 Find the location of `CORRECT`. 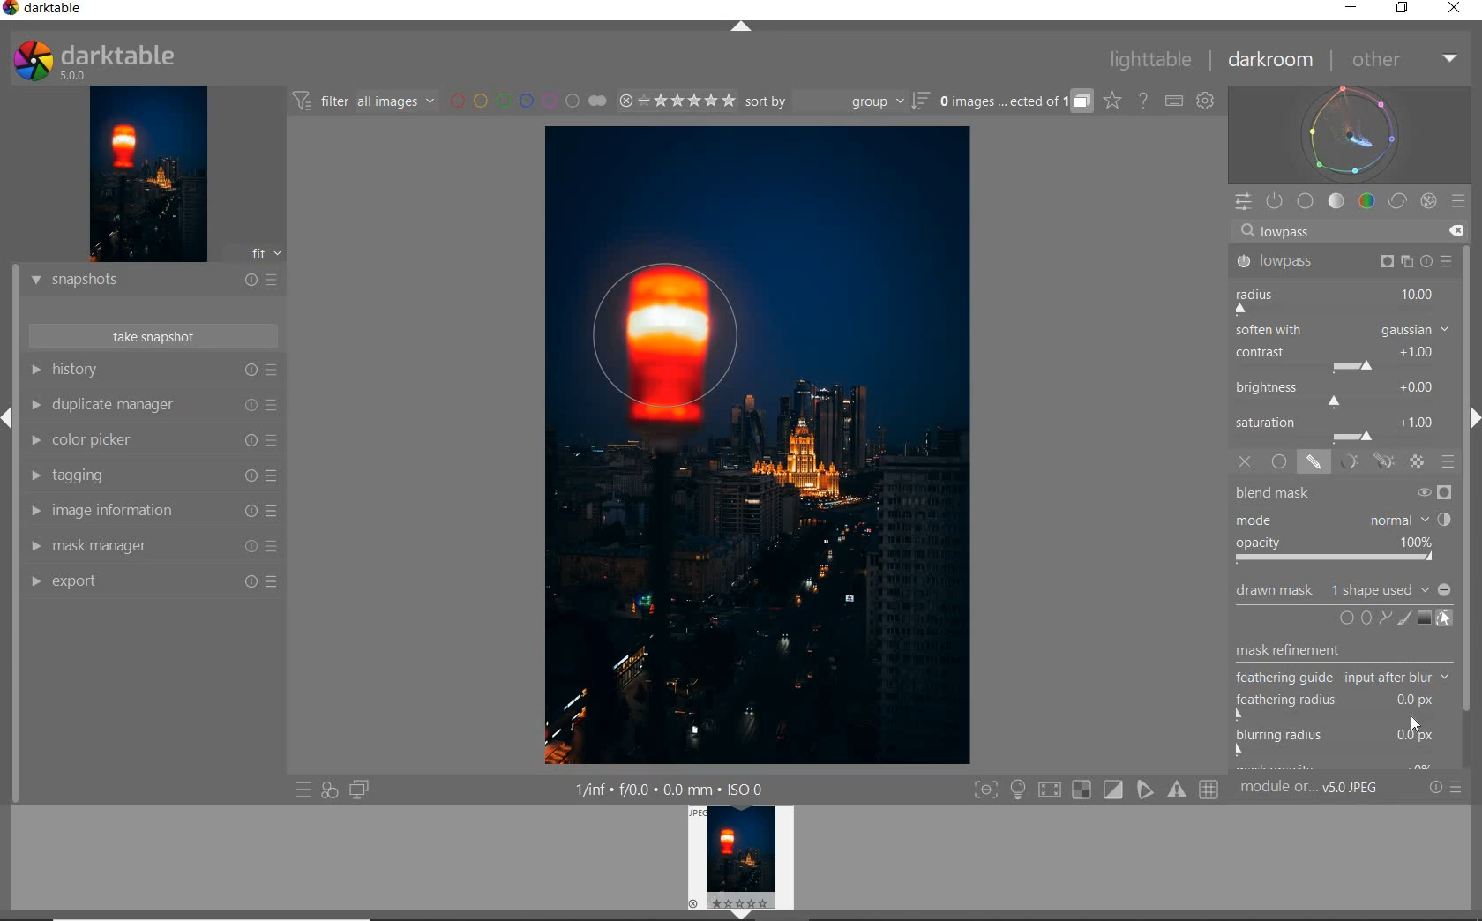

CORRECT is located at coordinates (1397, 201).